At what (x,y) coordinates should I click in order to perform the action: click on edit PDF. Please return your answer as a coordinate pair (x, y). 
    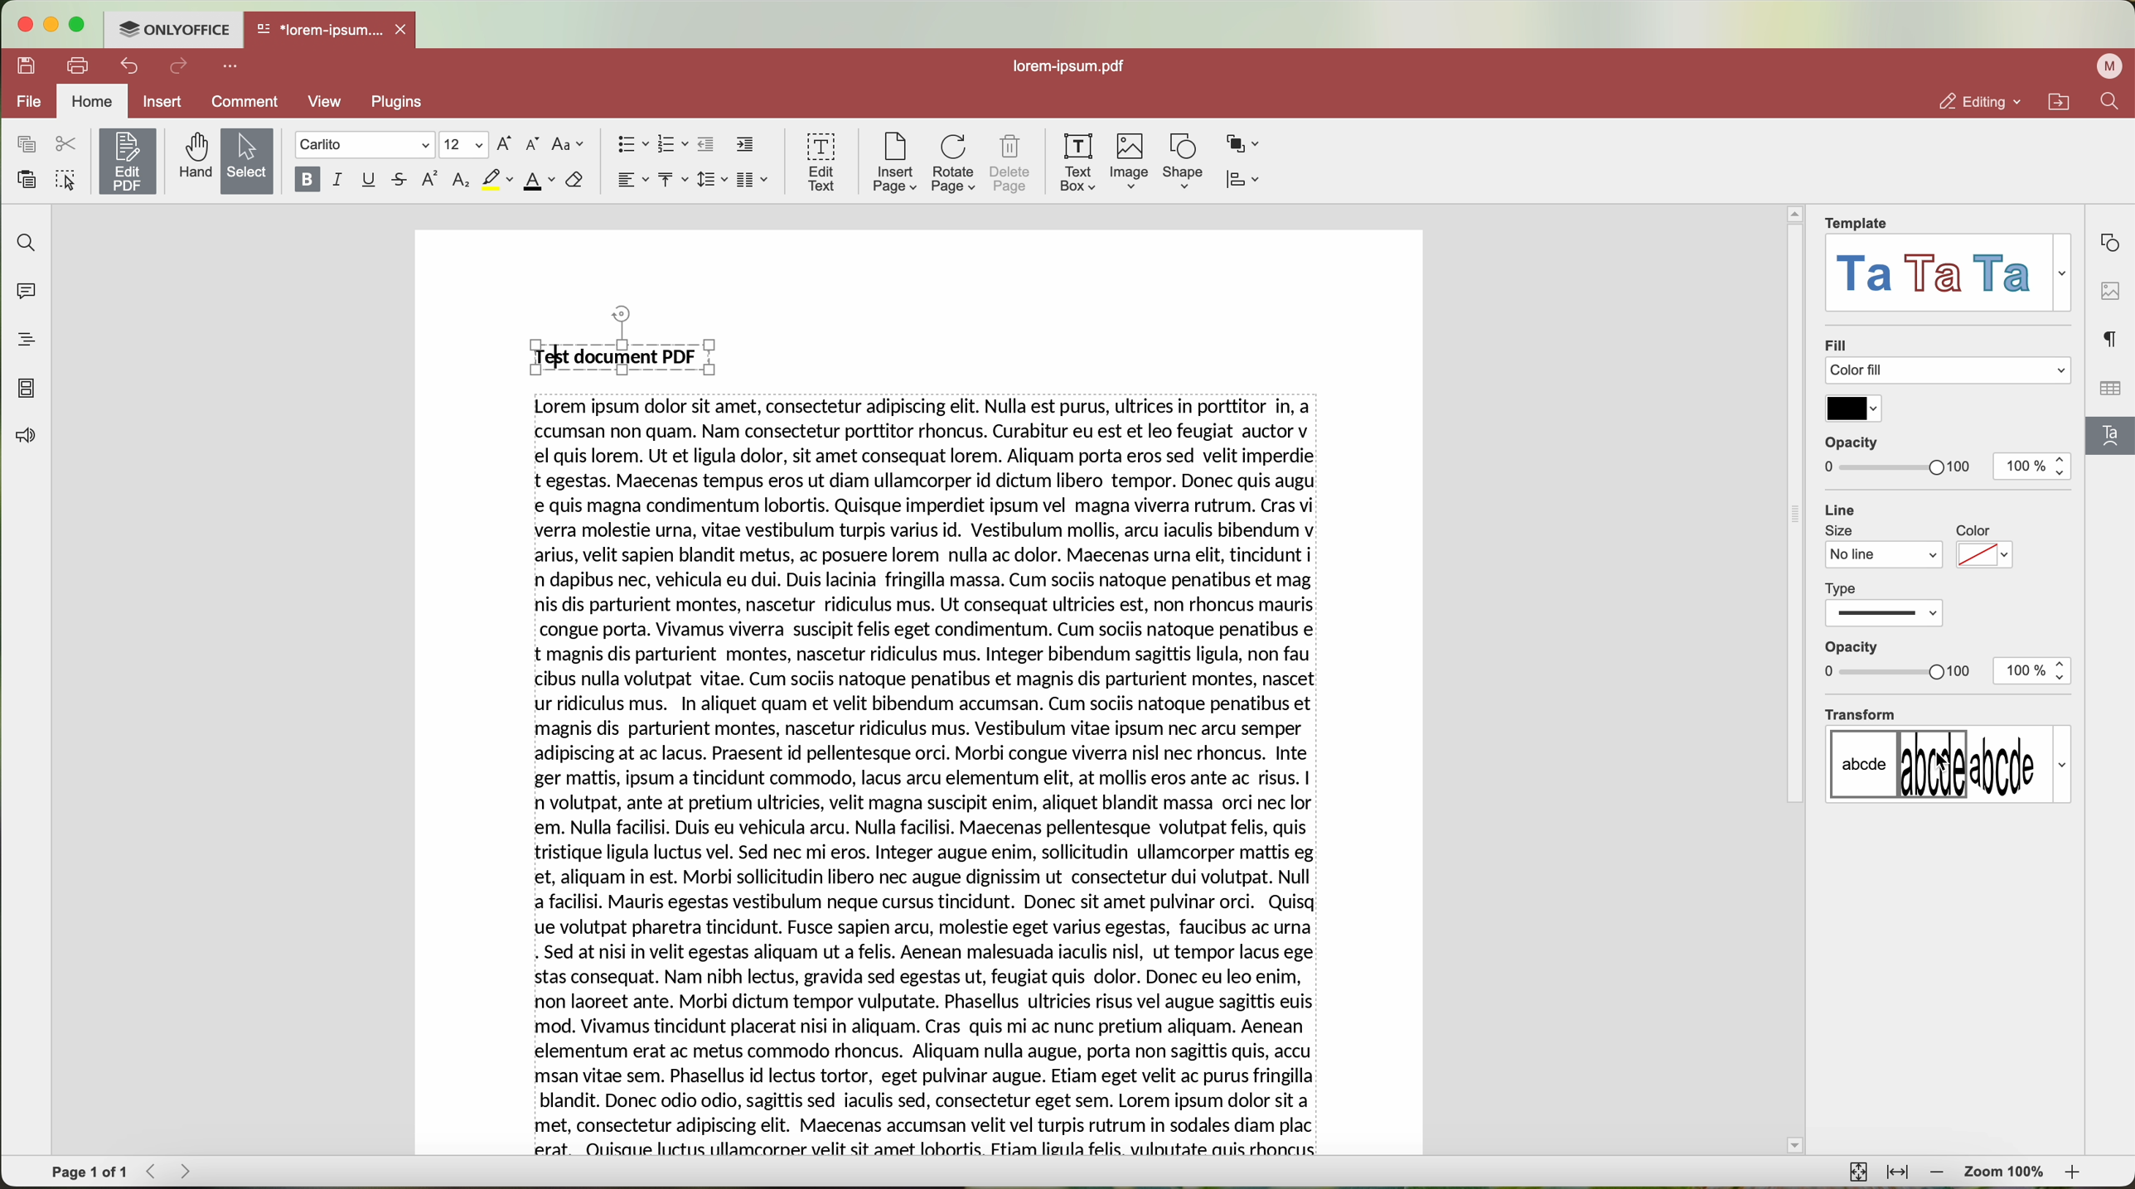
    Looking at the image, I should click on (125, 161).